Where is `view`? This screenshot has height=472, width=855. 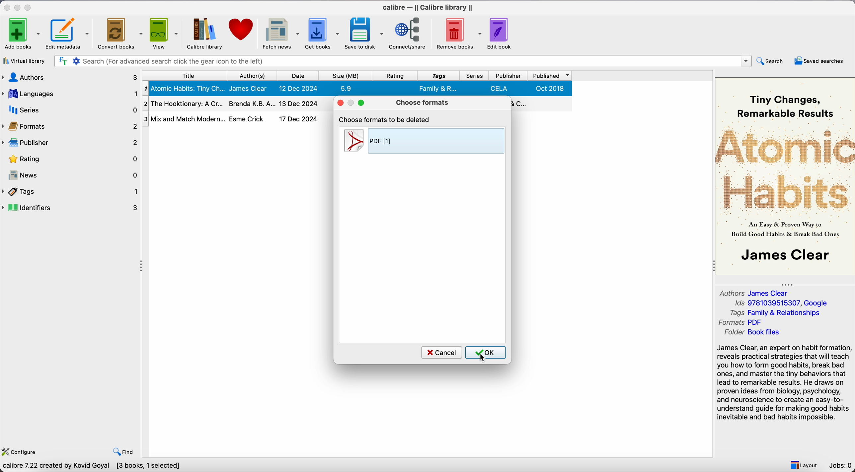
view is located at coordinates (164, 33).